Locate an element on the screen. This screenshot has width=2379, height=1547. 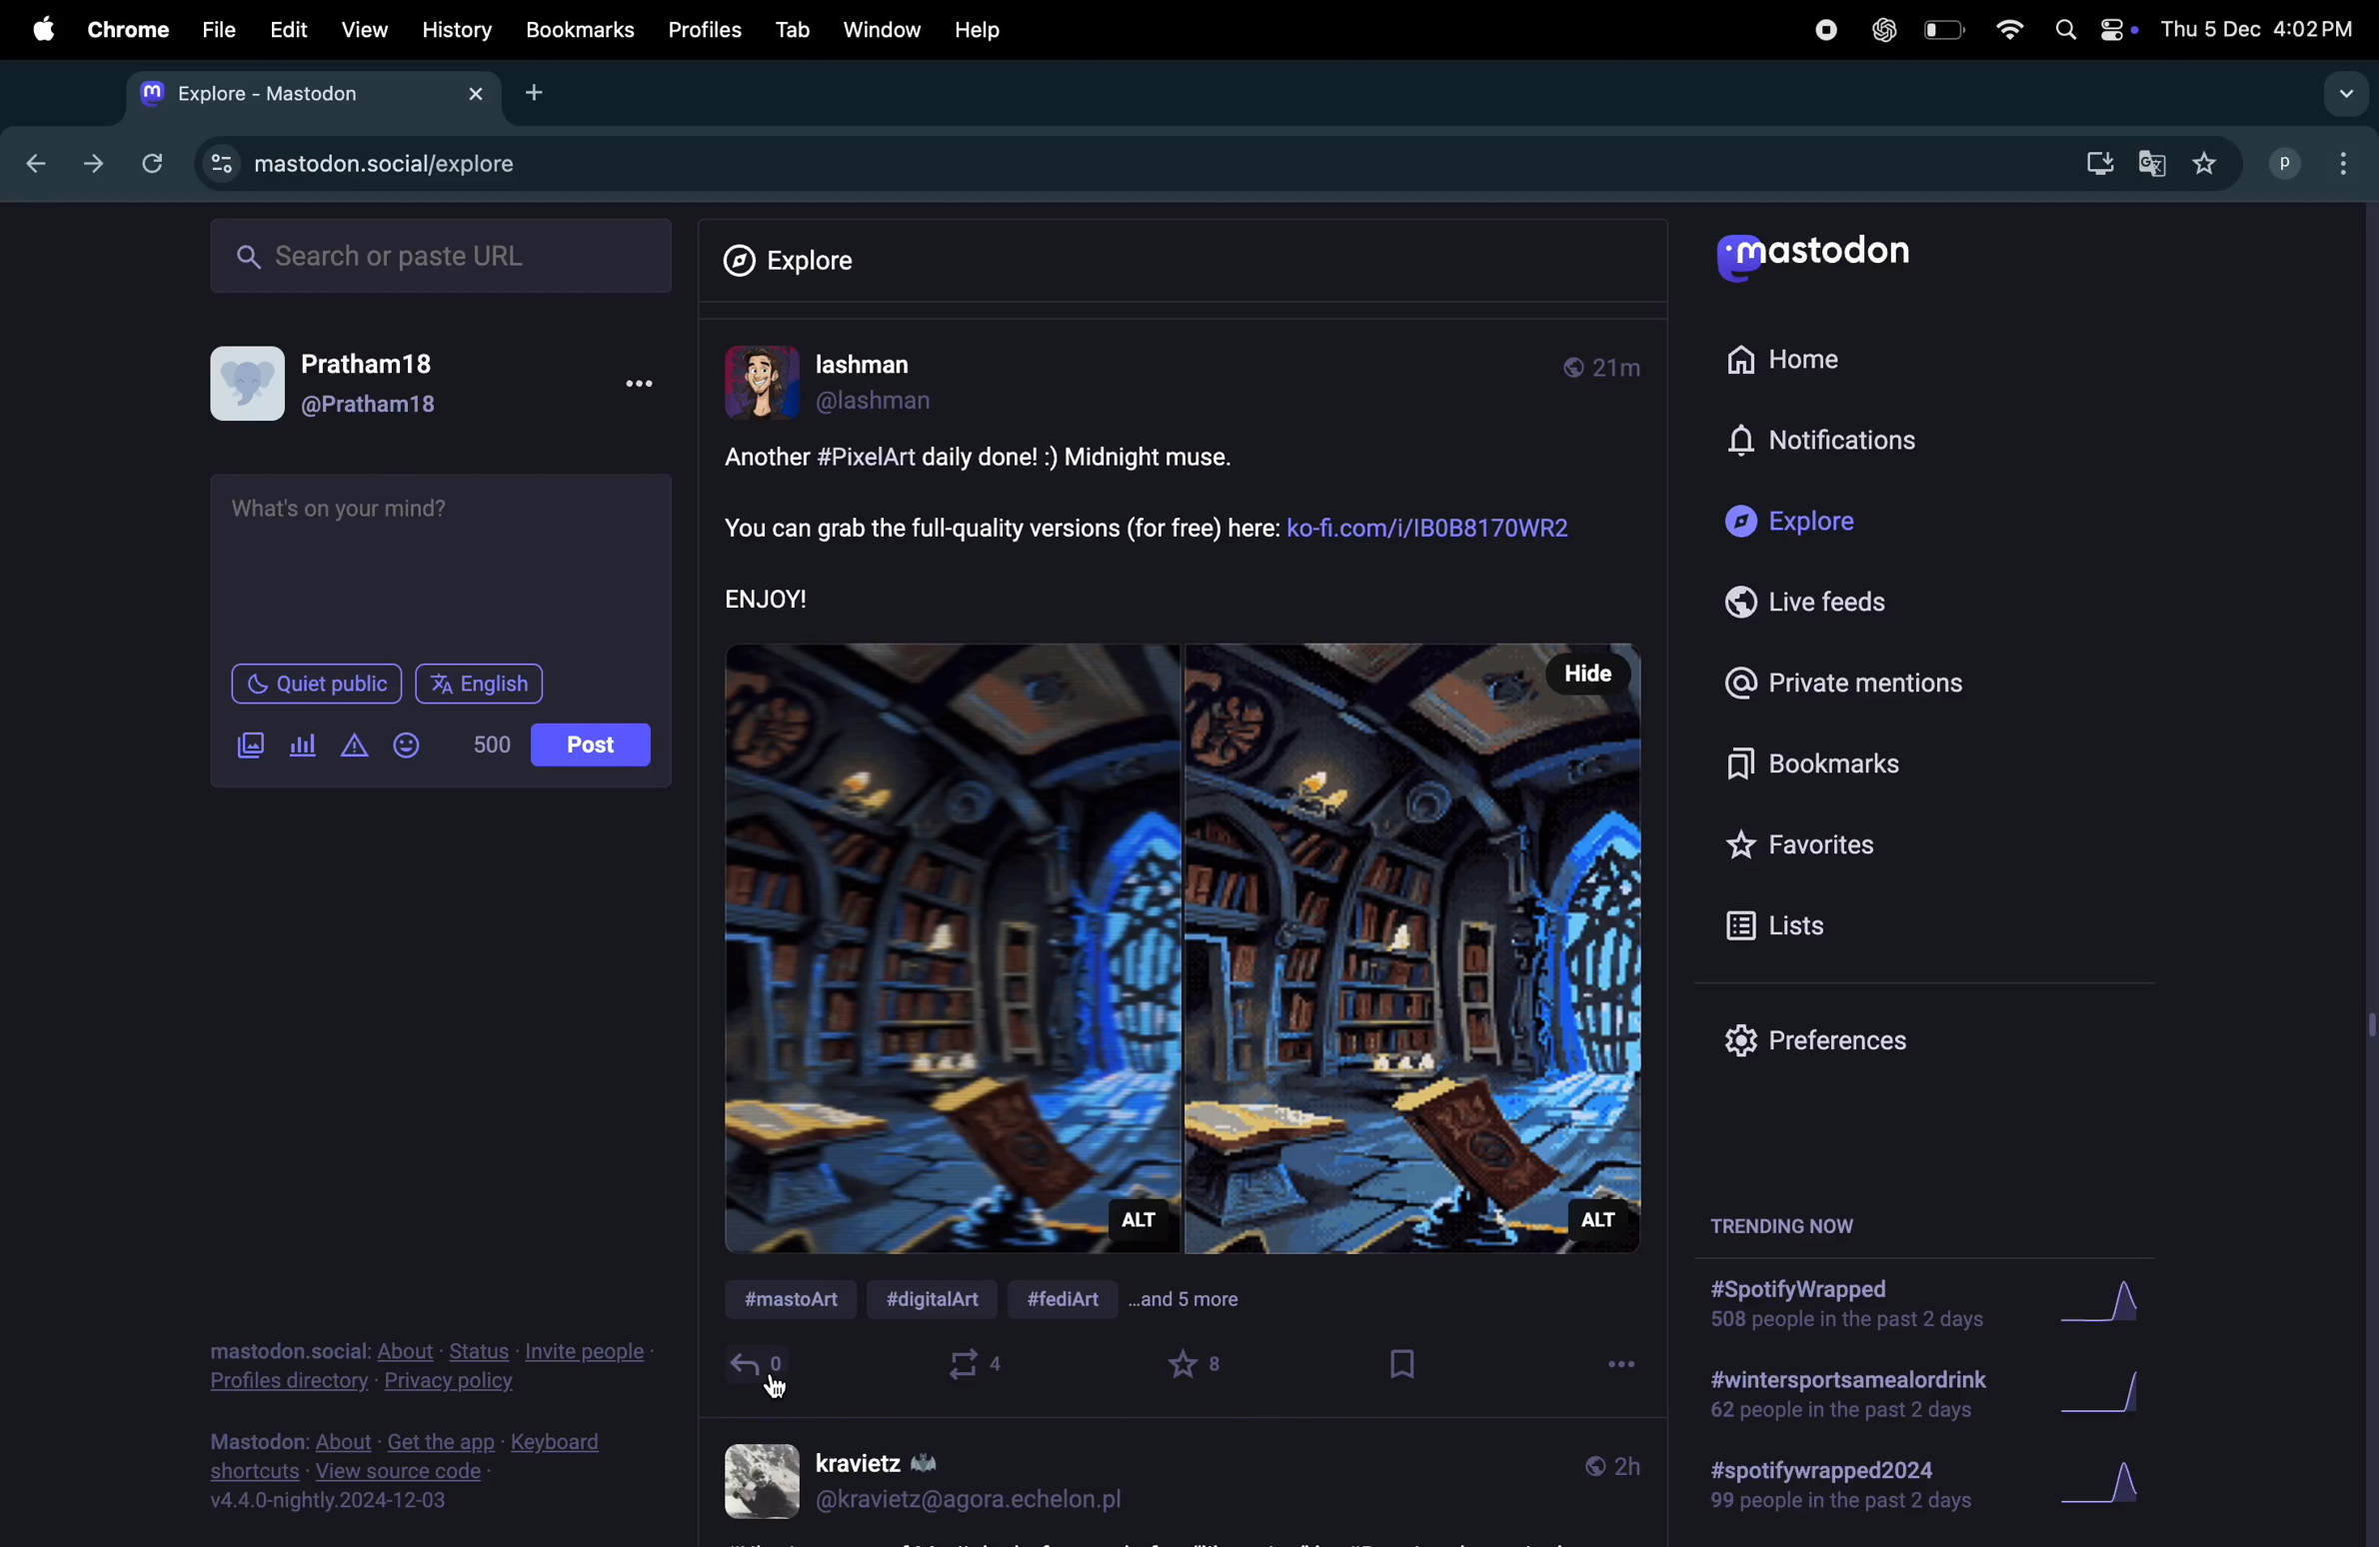
textbox is located at coordinates (444, 561).